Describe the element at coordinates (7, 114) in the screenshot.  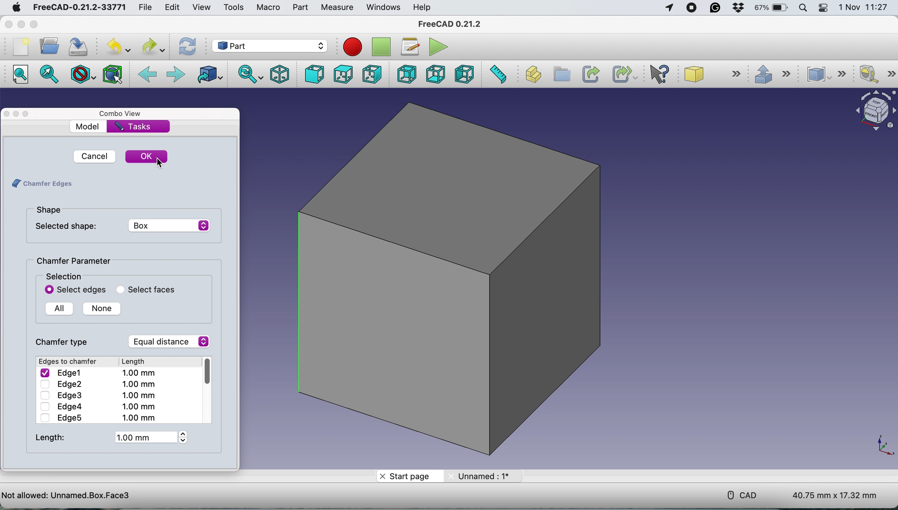
I see `close` at that location.